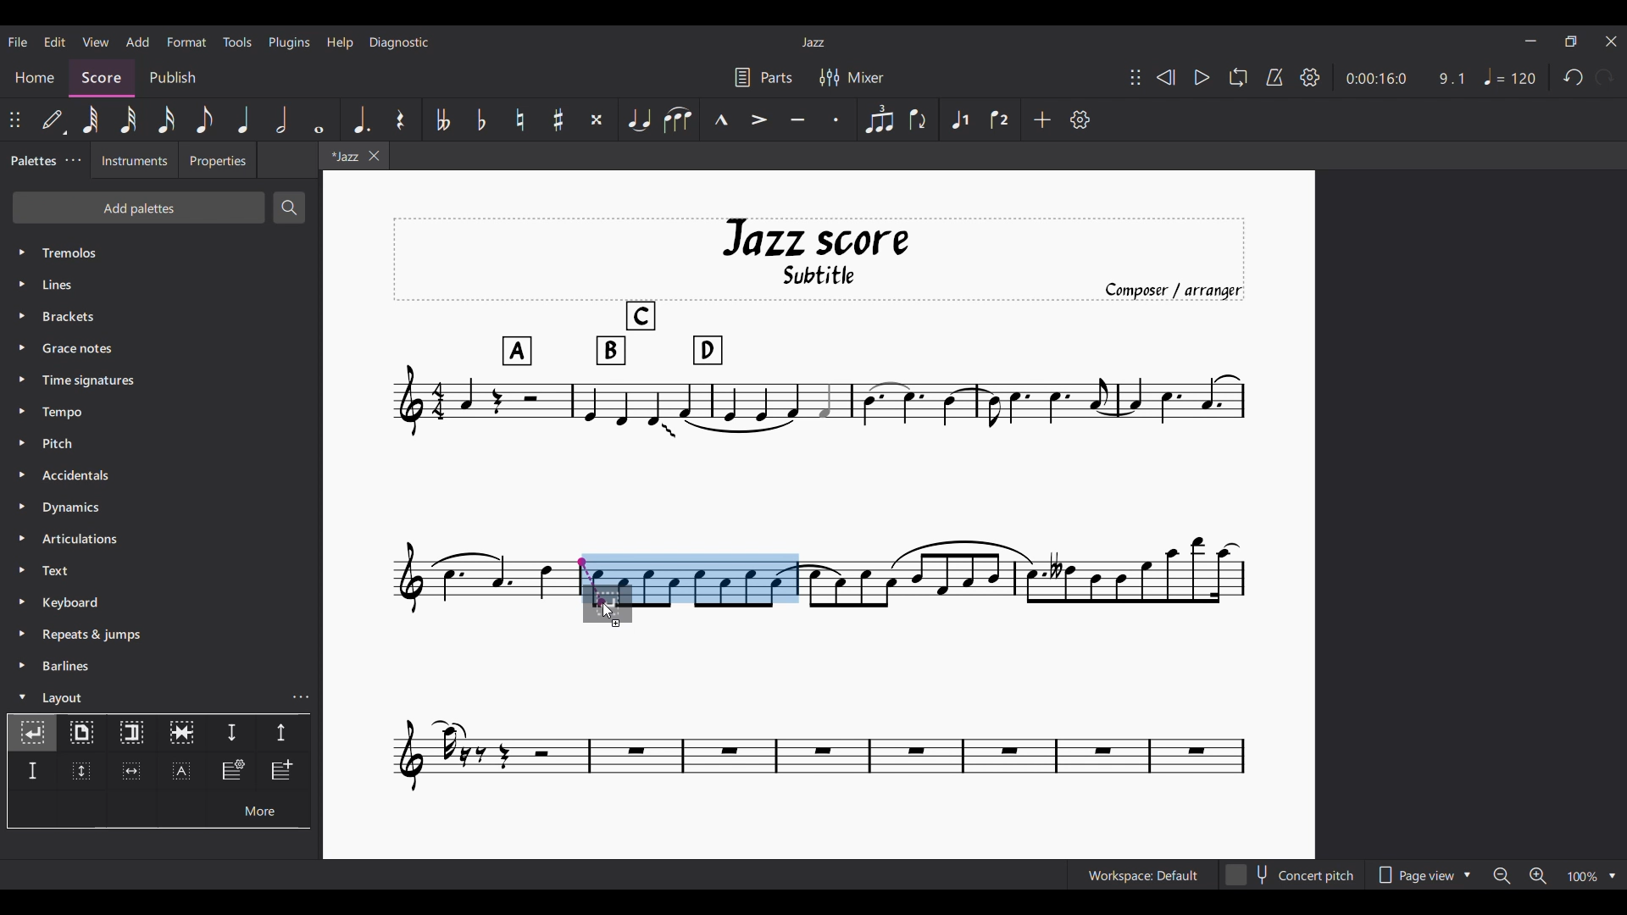 The height and width of the screenshot is (915, 1627). What do you see at coordinates (820, 710) in the screenshot?
I see `Current score` at bounding box center [820, 710].